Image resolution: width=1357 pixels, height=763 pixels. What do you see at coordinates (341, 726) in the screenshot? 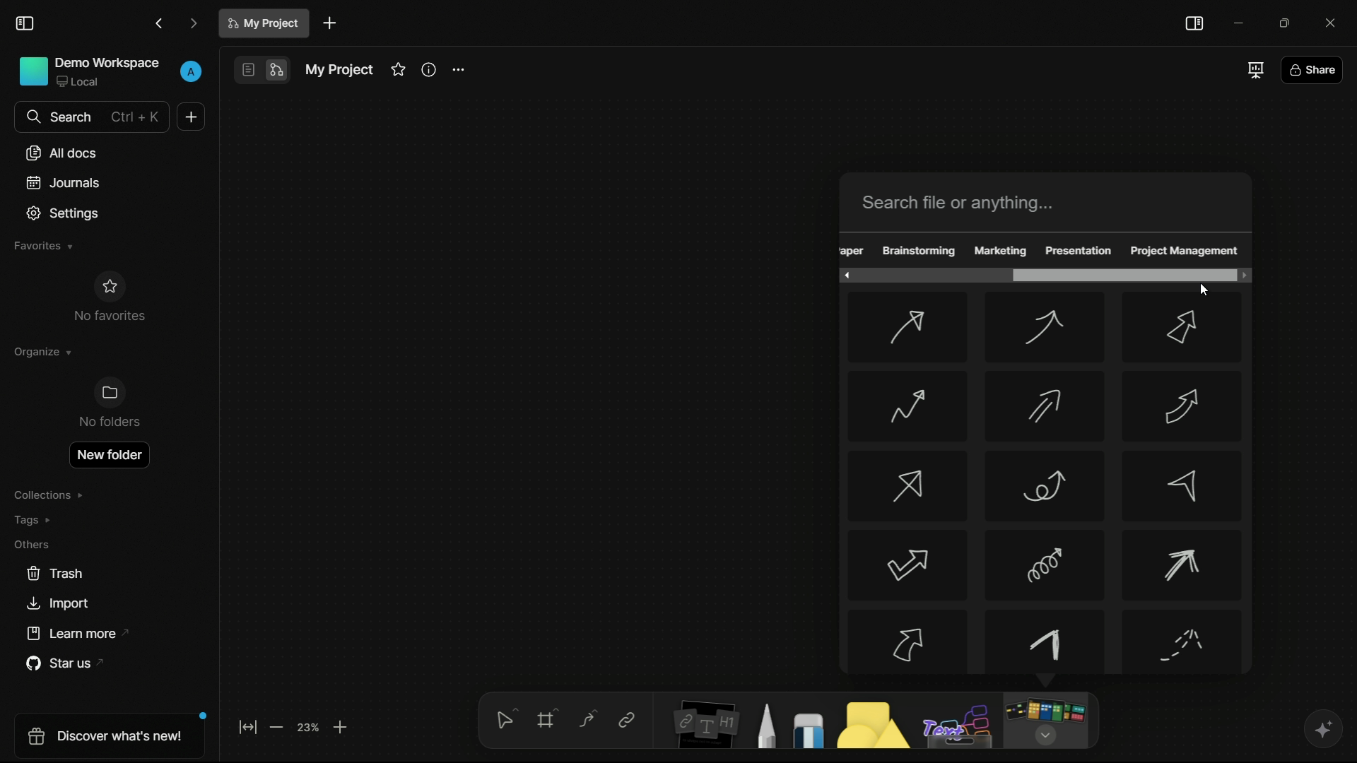
I see `zoom in` at bounding box center [341, 726].